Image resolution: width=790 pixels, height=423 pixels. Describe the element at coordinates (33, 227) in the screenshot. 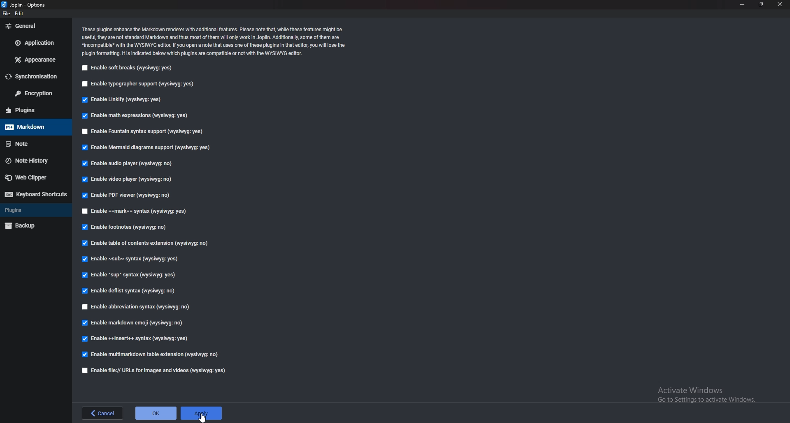

I see `Back up` at that location.